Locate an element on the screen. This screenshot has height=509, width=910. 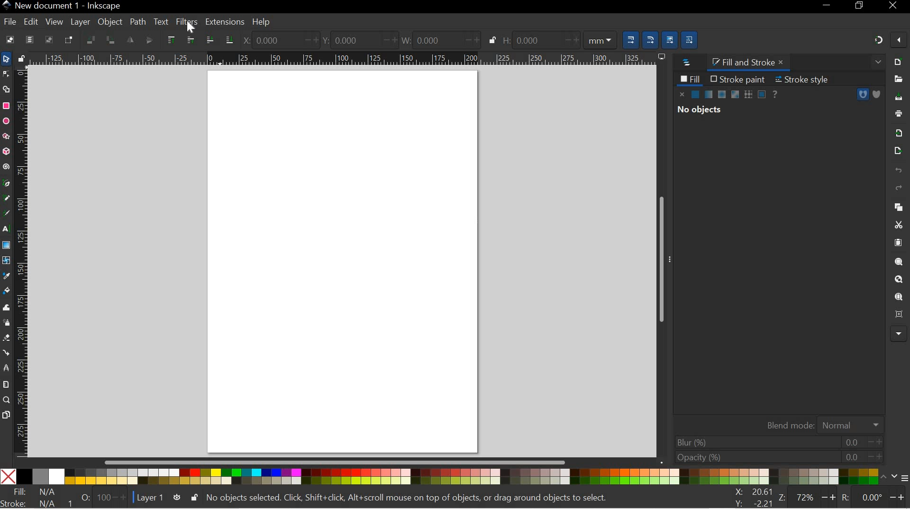
Y-AXIS is located at coordinates (356, 39).